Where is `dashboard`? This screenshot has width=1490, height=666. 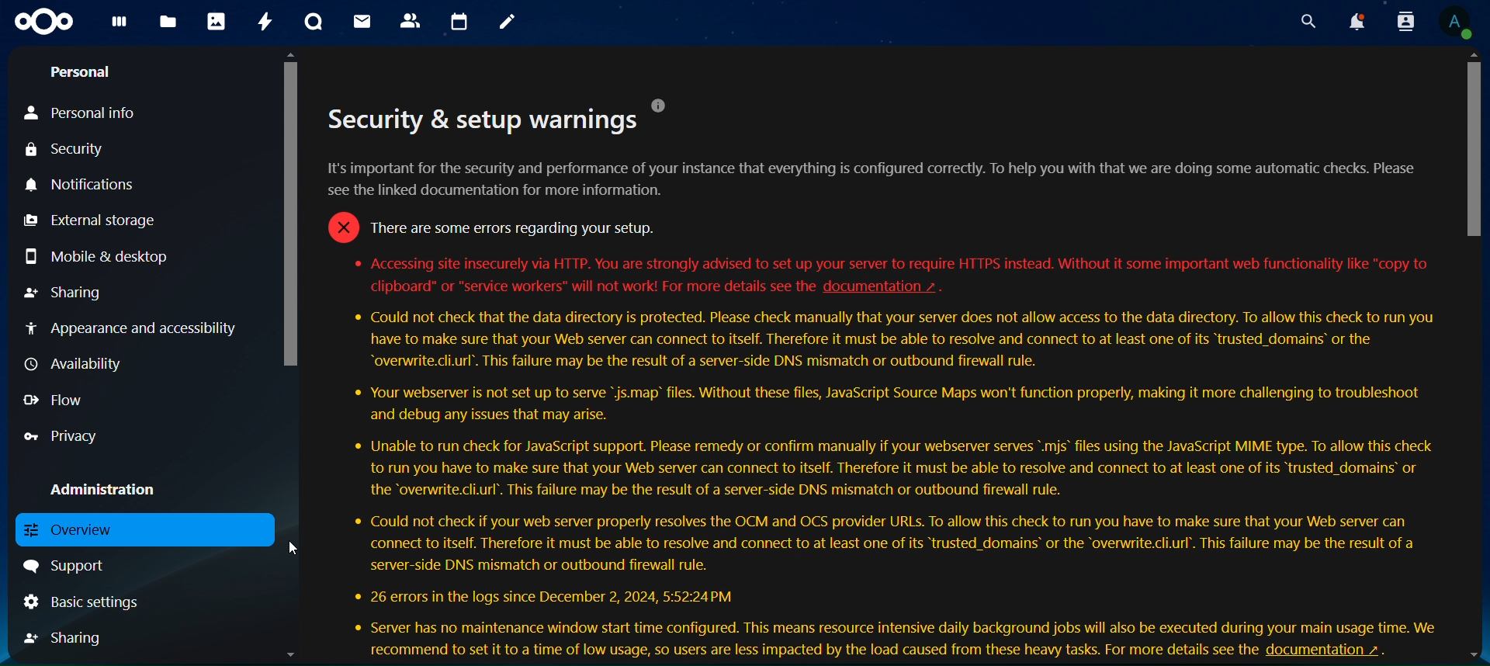 dashboard is located at coordinates (120, 25).